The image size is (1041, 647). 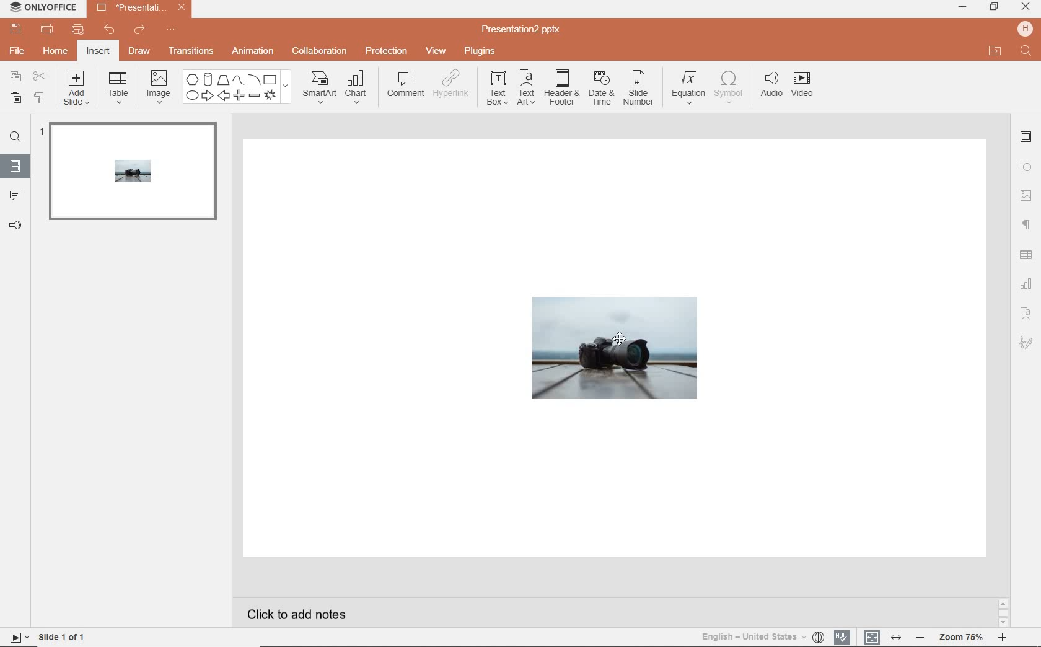 I want to click on image settings, so click(x=1026, y=195).